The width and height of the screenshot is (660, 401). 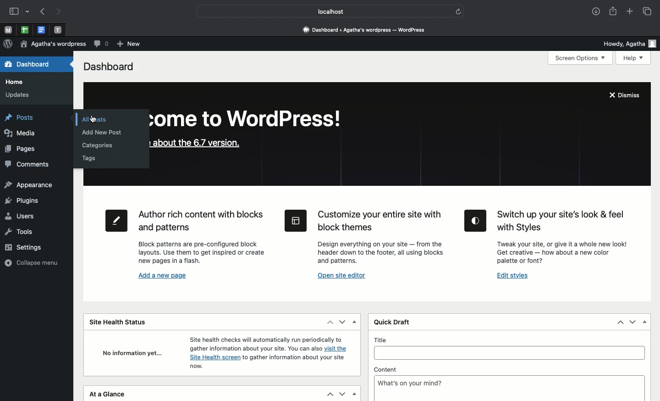 I want to click on Document, so click(x=41, y=30).